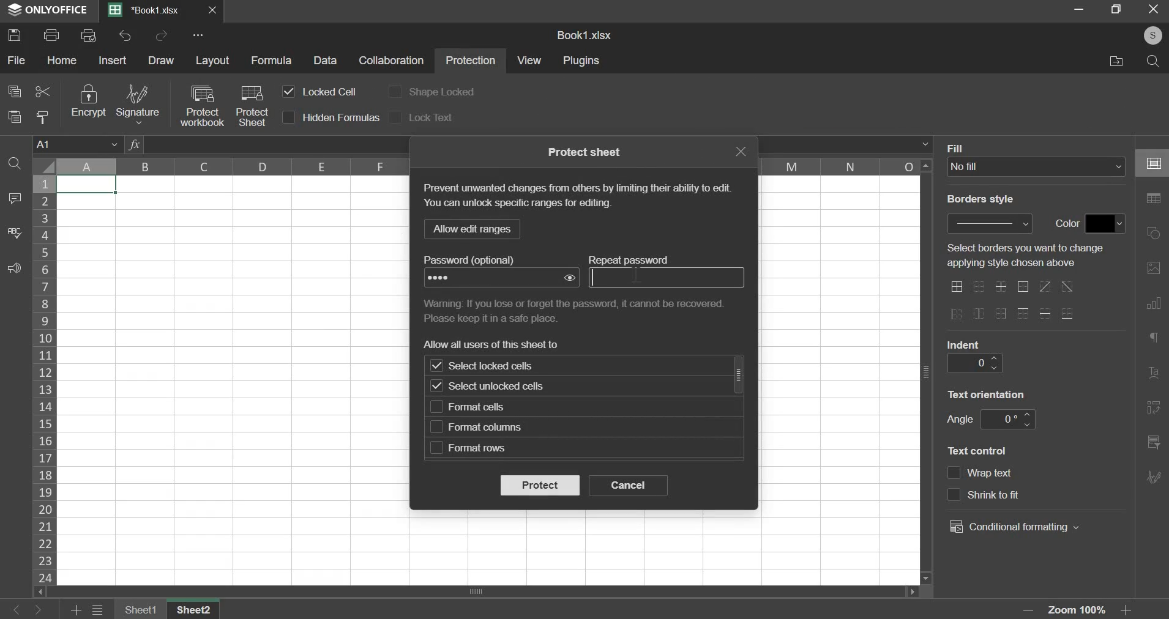 The image size is (1169, 619). I want to click on File, so click(1113, 61).